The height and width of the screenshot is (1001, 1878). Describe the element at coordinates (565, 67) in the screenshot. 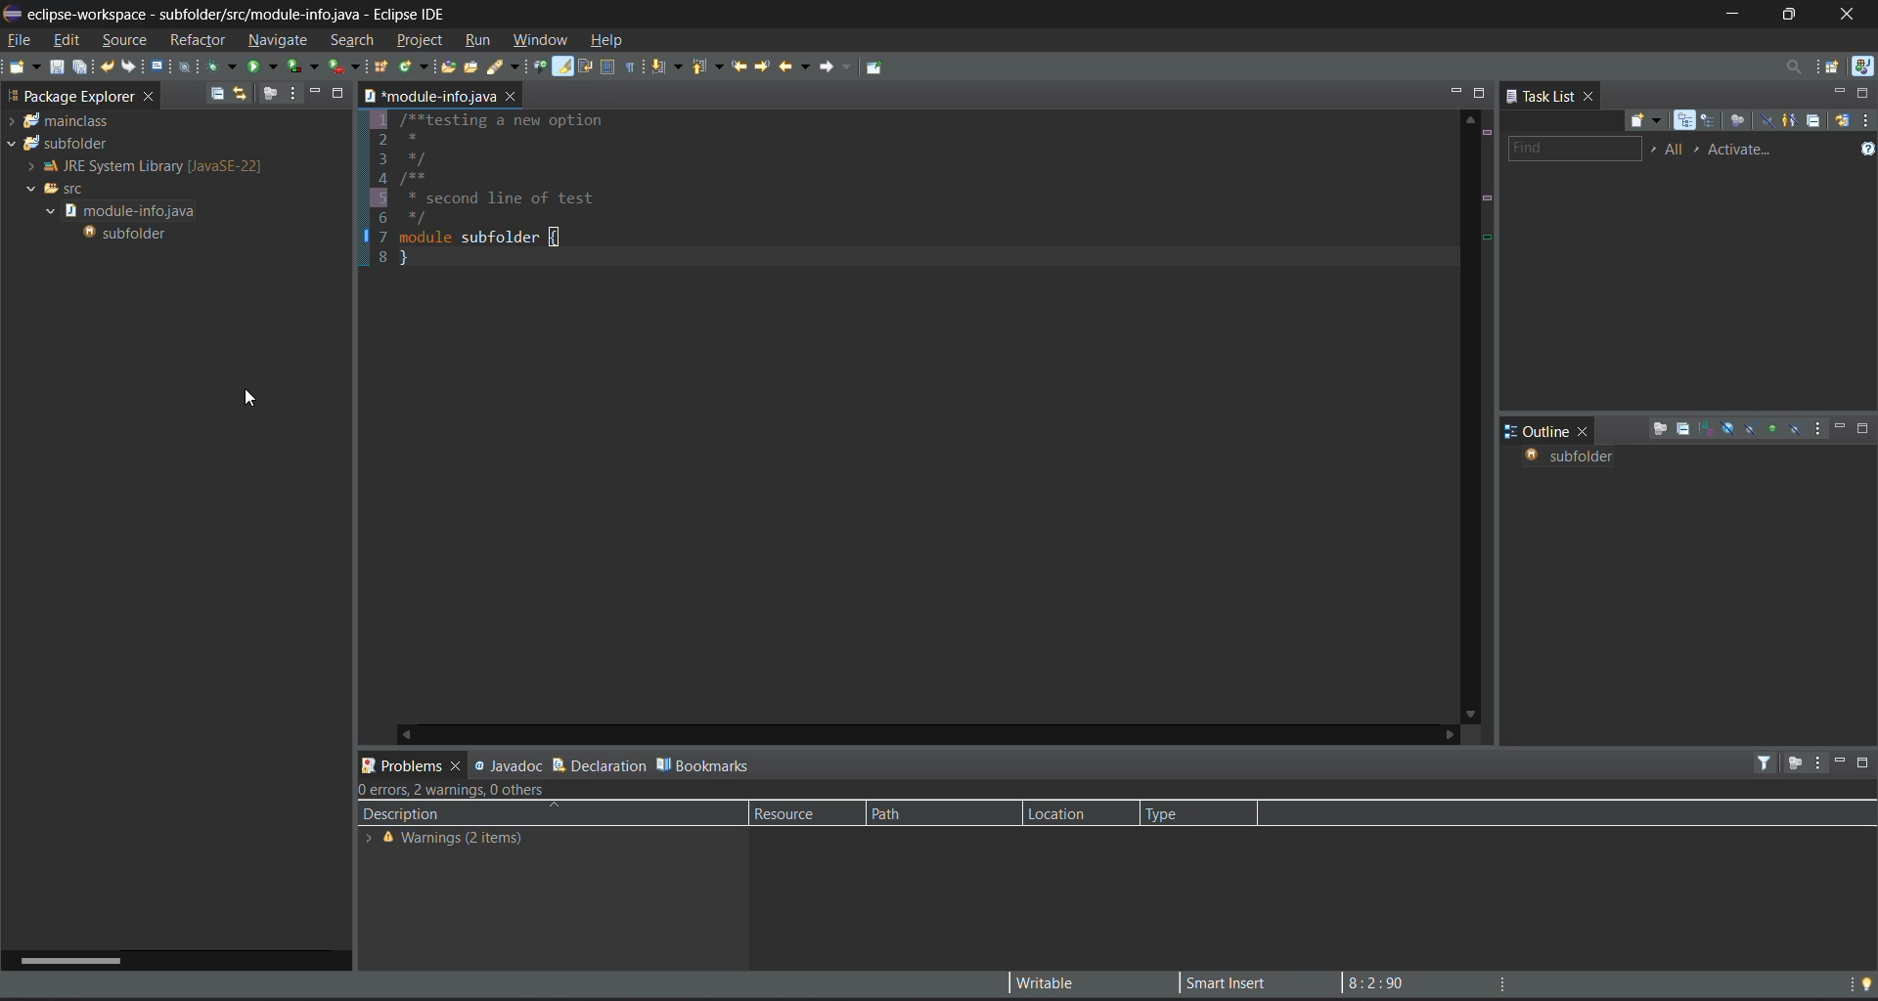

I see `toggle mark occurences` at that location.